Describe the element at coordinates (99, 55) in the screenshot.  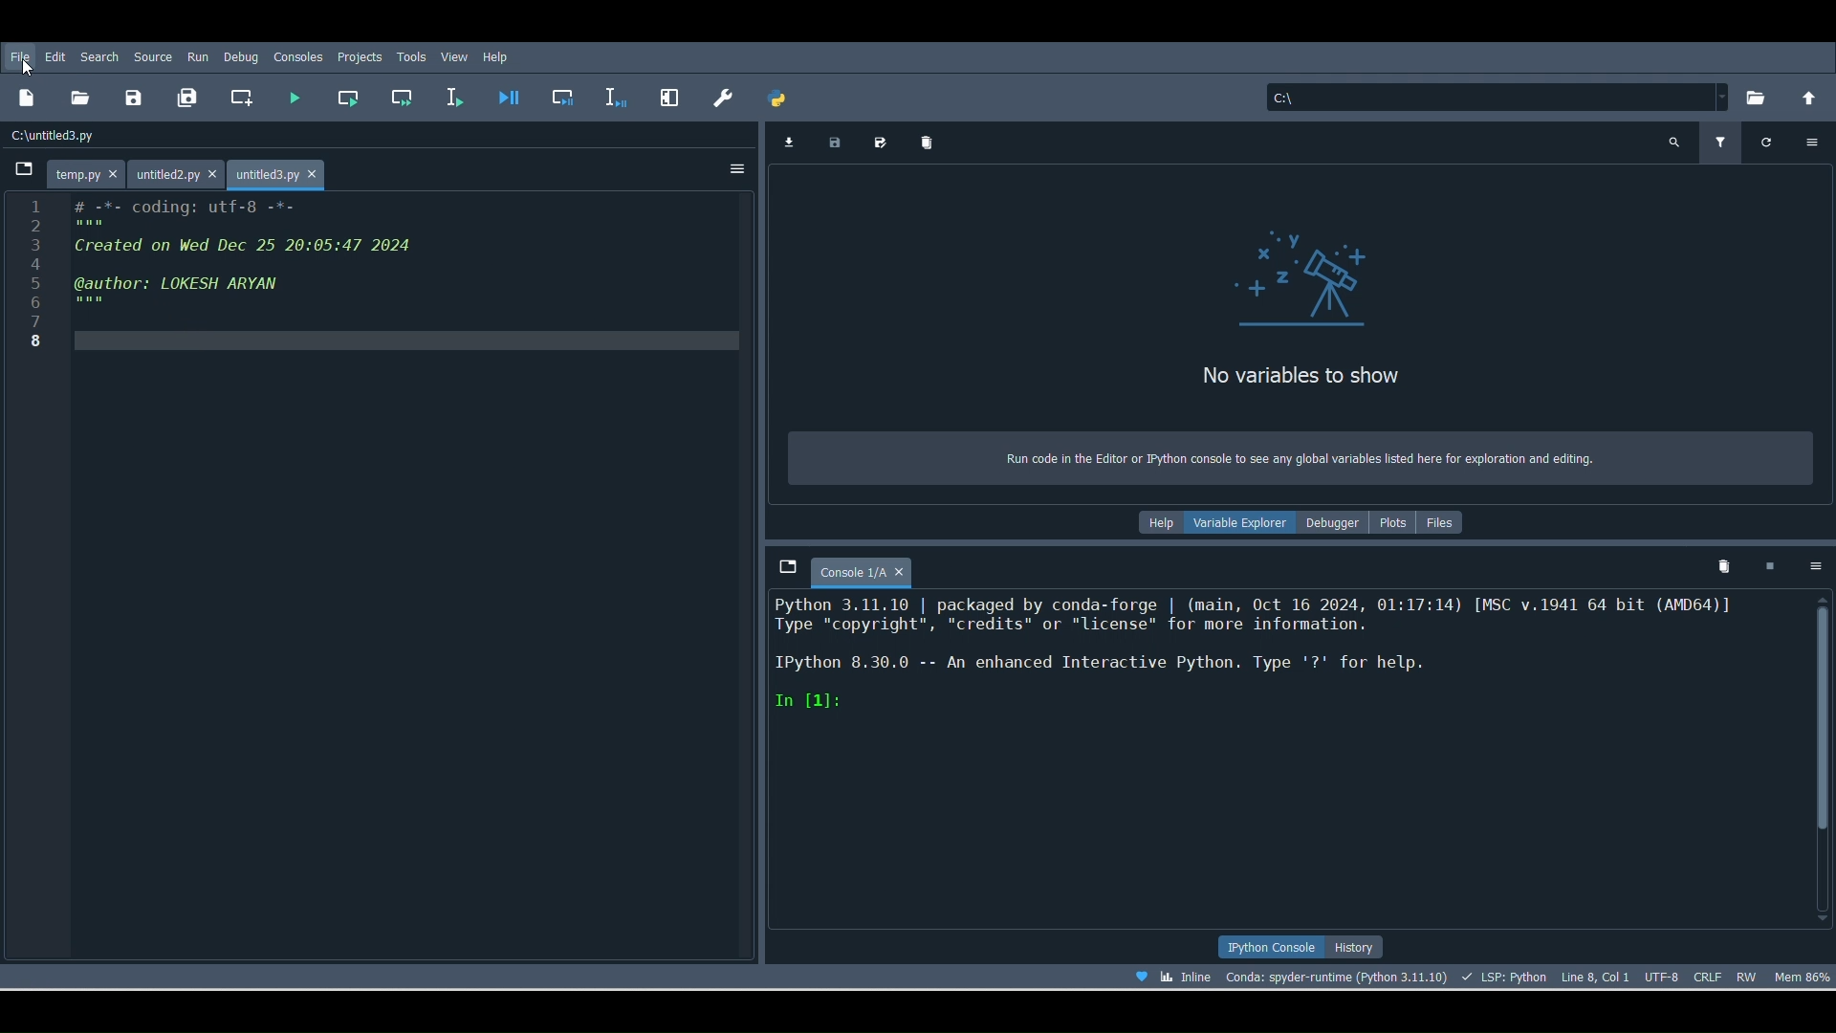
I see `Search` at that location.